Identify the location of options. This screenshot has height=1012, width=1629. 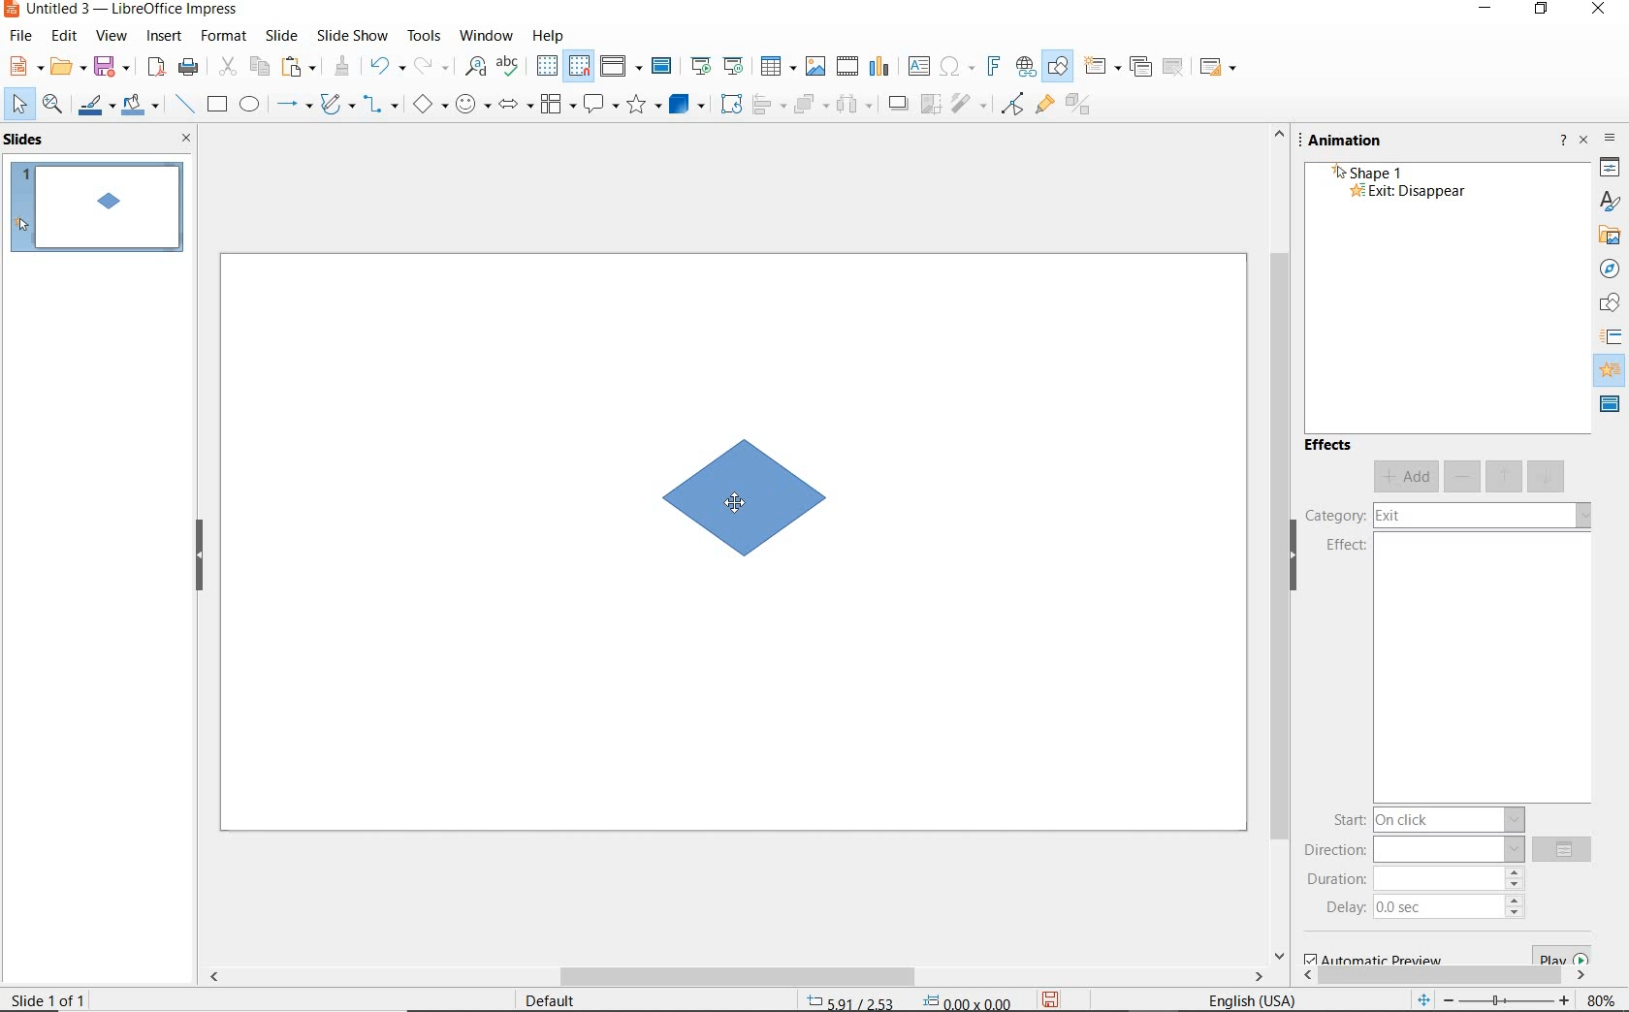
(1564, 850).